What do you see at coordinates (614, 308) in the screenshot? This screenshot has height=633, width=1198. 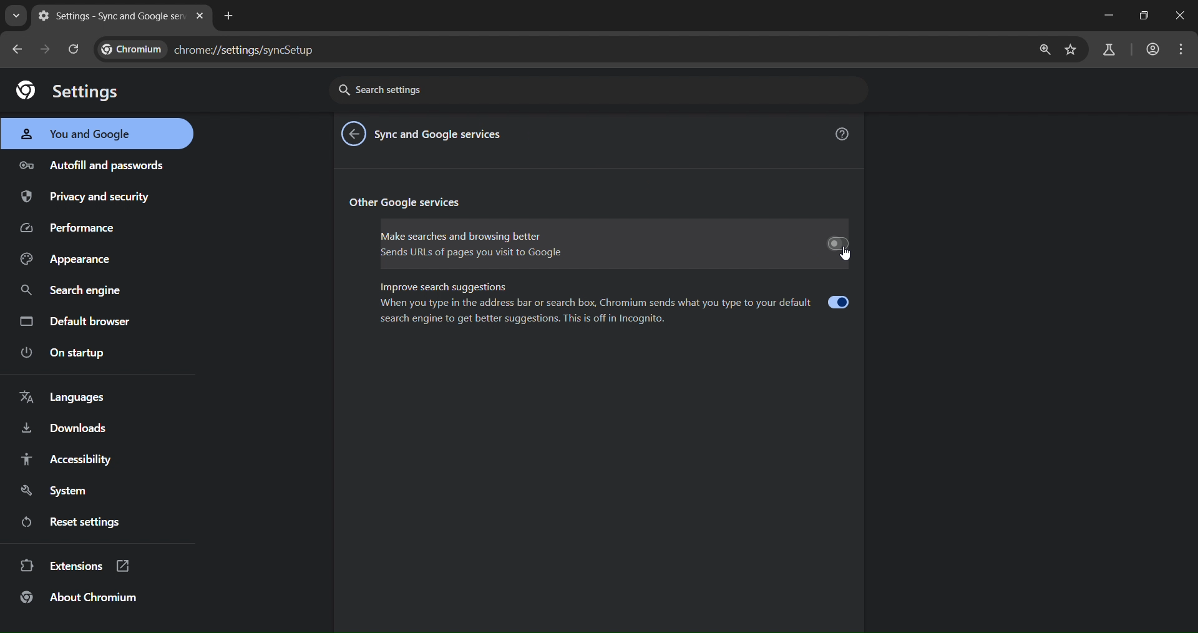 I see `Improve search suggestions
When you type in the address bar or search box, Chromium sends what you type to your default
search engine to get better suggestions. This is off in Incognito.` at bounding box center [614, 308].